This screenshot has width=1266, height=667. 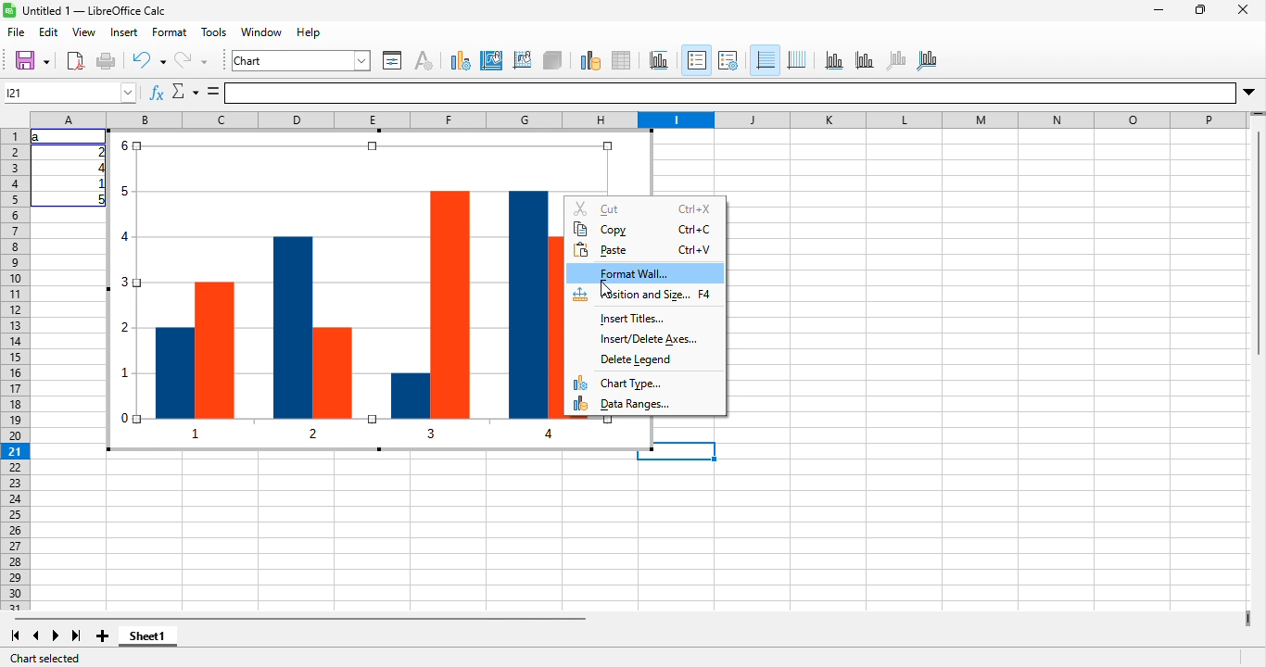 I want to click on data ranges, so click(x=645, y=403).